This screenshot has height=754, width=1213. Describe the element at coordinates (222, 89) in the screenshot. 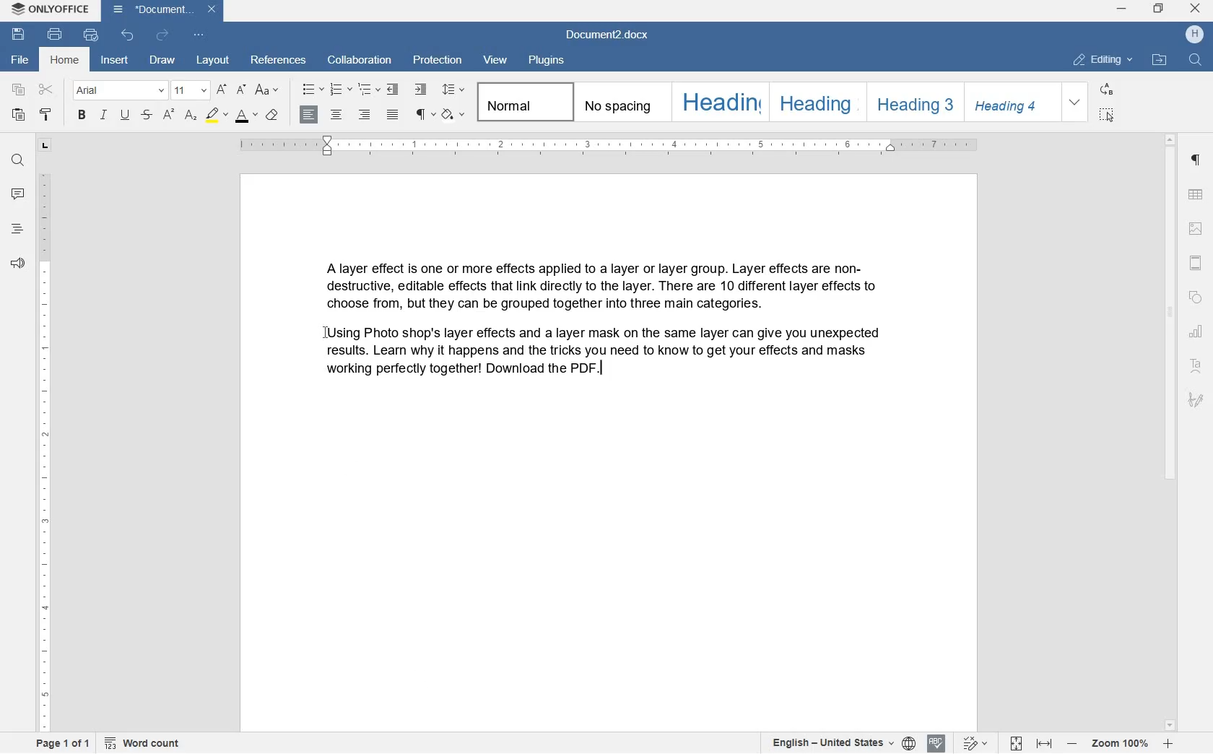

I see `INCREMENT FONT SIZE` at that location.